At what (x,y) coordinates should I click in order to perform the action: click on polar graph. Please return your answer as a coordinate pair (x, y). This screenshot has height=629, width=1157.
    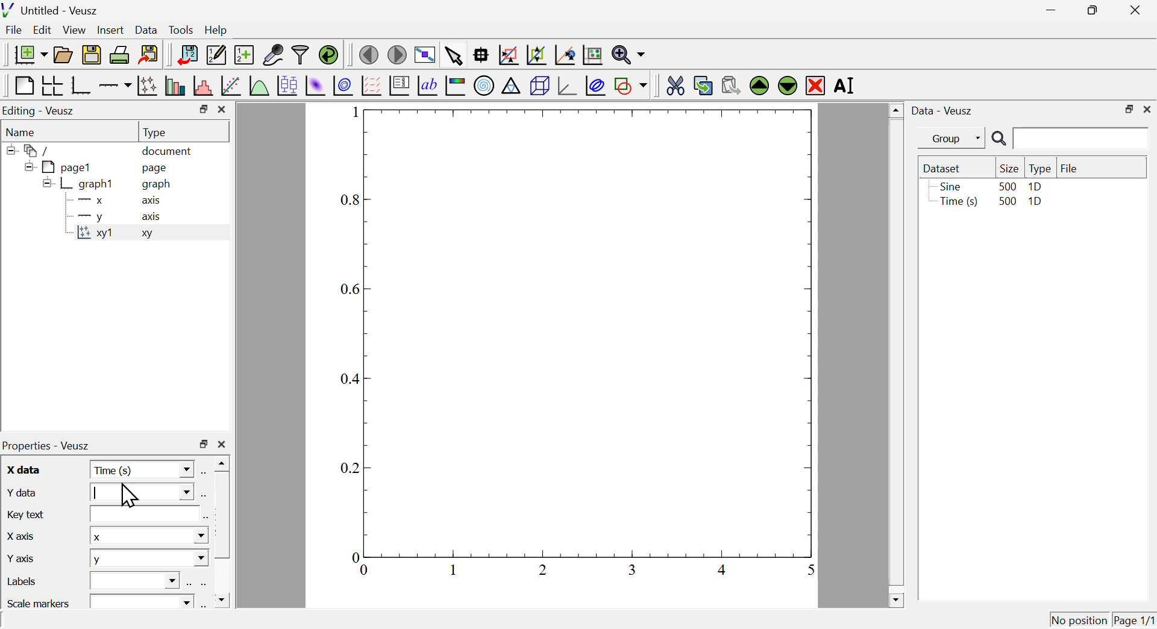
    Looking at the image, I should click on (485, 86).